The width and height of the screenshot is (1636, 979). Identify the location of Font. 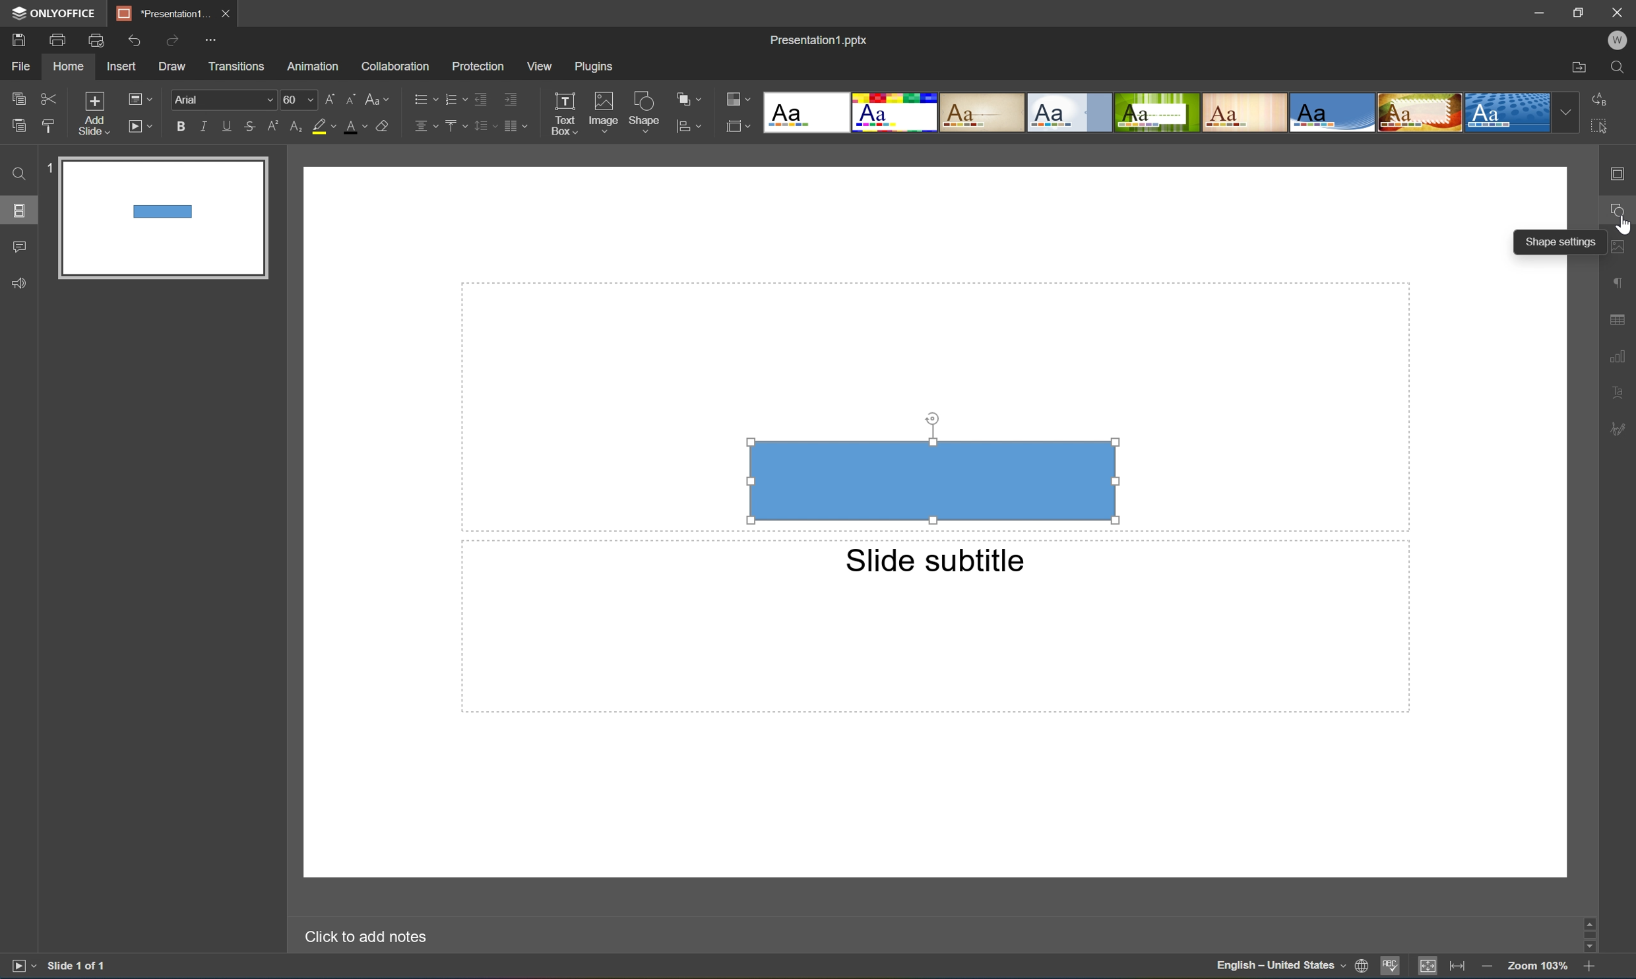
(223, 100).